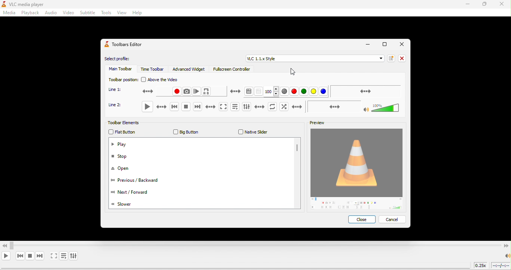 This screenshot has width=511, height=270. Describe the element at coordinates (272, 91) in the screenshot. I see `100` at that location.